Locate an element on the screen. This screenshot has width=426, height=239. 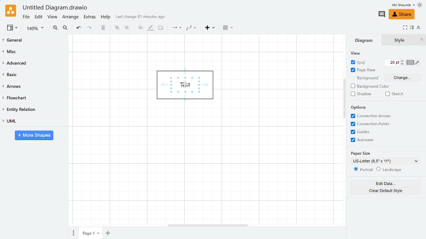
Vertical scrollbar is located at coordinates (344, 99).